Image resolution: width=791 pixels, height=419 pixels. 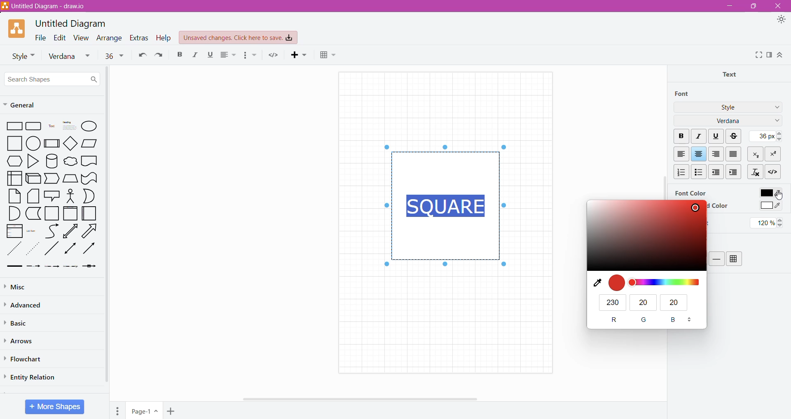 I want to click on Stacked Papers , so click(x=33, y=196).